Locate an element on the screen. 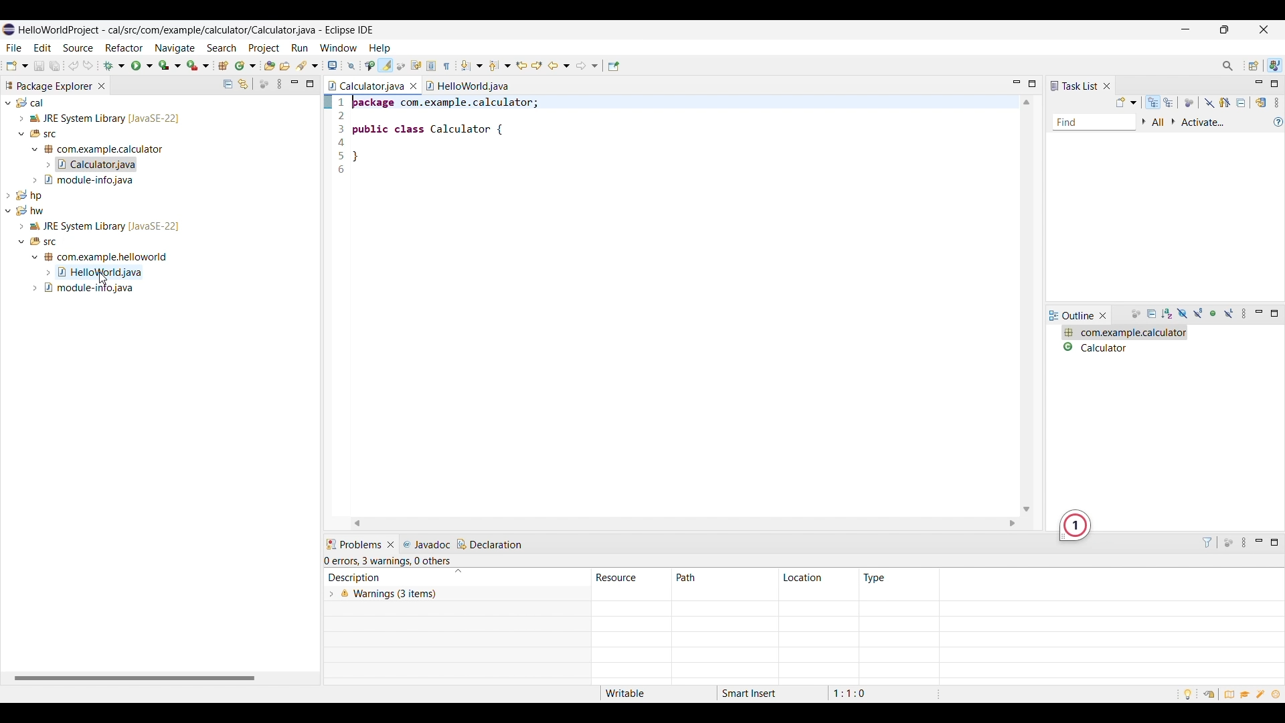  Restore welcome is located at coordinates (1207, 693).